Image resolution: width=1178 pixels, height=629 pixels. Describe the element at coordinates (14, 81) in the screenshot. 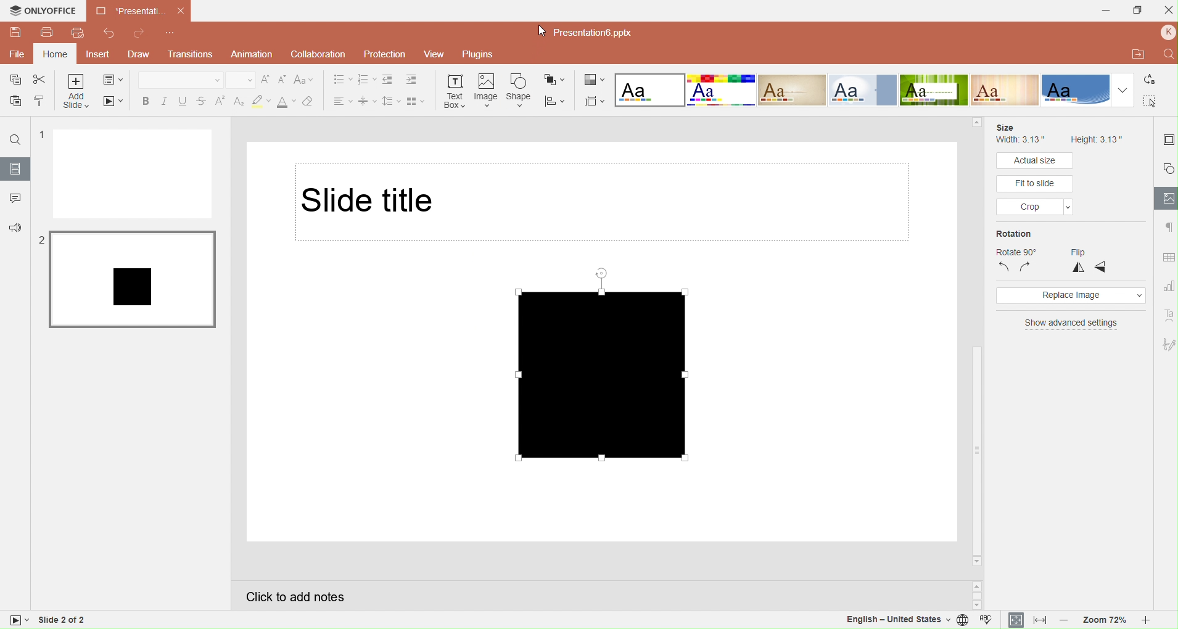

I see `Copy` at that location.